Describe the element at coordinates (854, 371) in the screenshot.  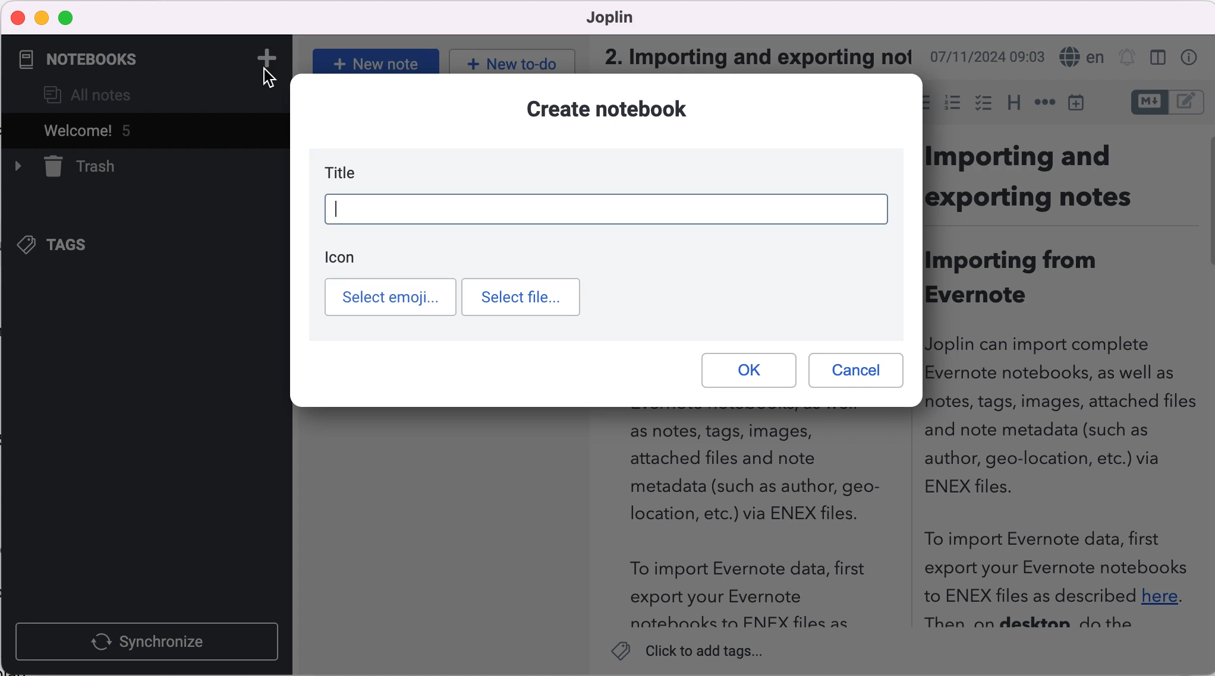
I see `cancel` at that location.